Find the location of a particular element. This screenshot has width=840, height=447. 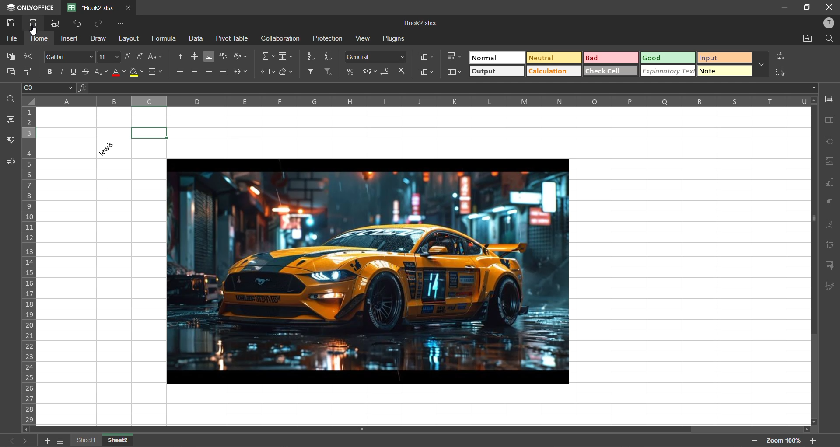

zoom in is located at coordinates (812, 441).